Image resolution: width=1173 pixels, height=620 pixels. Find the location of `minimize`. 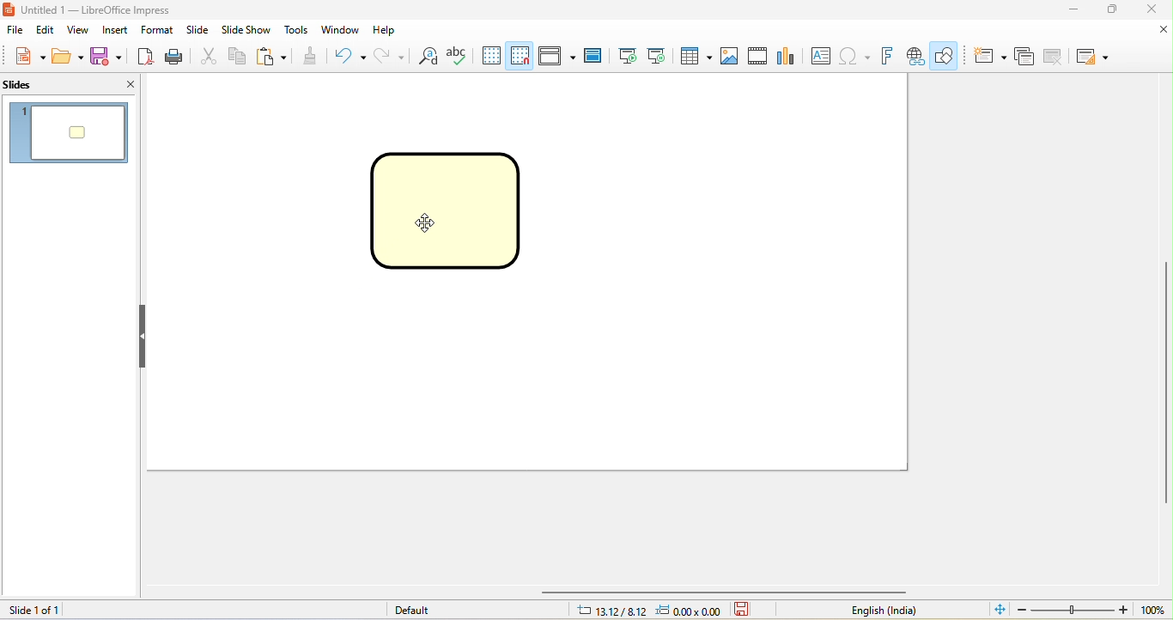

minimize is located at coordinates (1071, 9).